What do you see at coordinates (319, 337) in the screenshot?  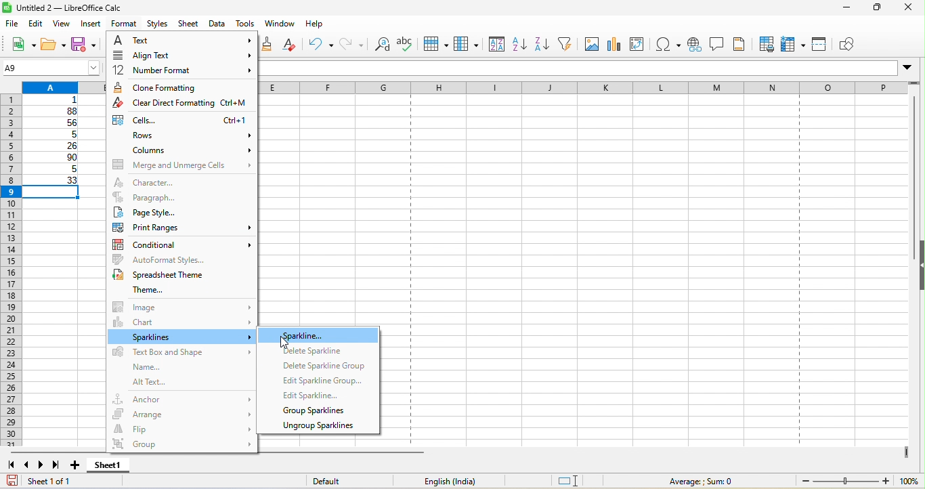 I see `select option` at bounding box center [319, 337].